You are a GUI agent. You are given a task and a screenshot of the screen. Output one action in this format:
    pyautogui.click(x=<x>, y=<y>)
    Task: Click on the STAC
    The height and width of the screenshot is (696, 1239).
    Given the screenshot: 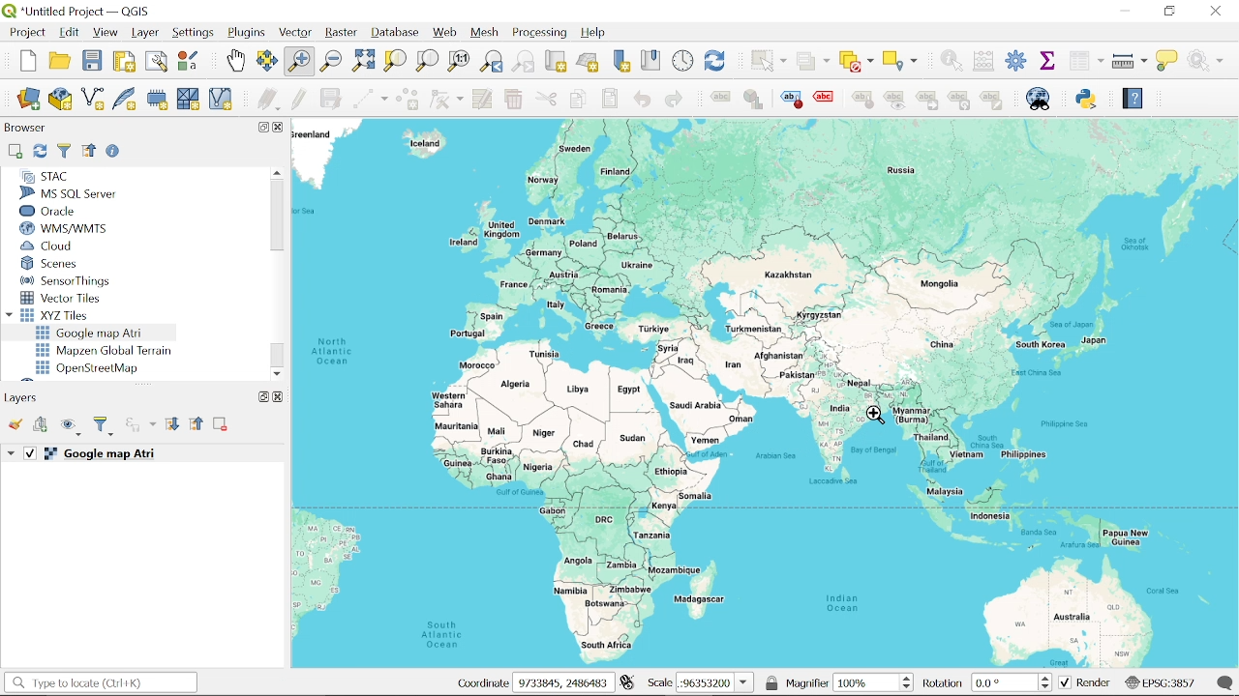 What is the action you would take?
    pyautogui.click(x=45, y=176)
    